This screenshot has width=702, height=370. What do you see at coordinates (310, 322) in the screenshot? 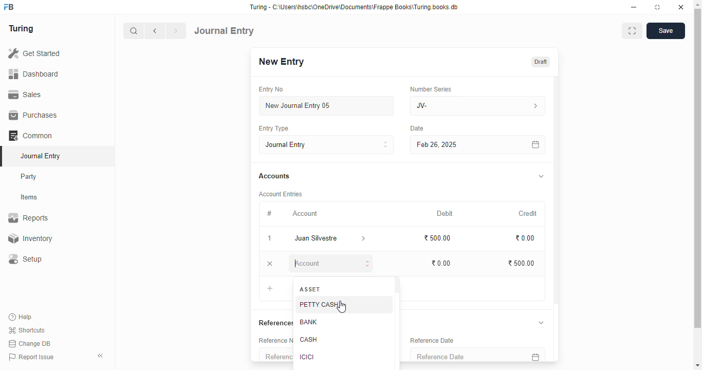
I see `bank` at bounding box center [310, 322].